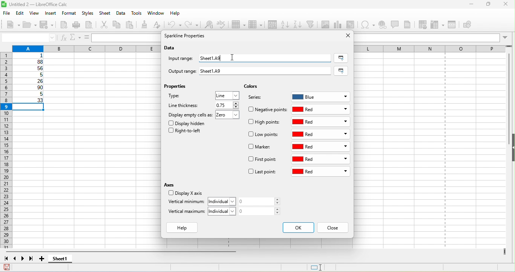 The width and height of the screenshot is (515, 272). I want to click on scroll to previous sheet, so click(15, 260).